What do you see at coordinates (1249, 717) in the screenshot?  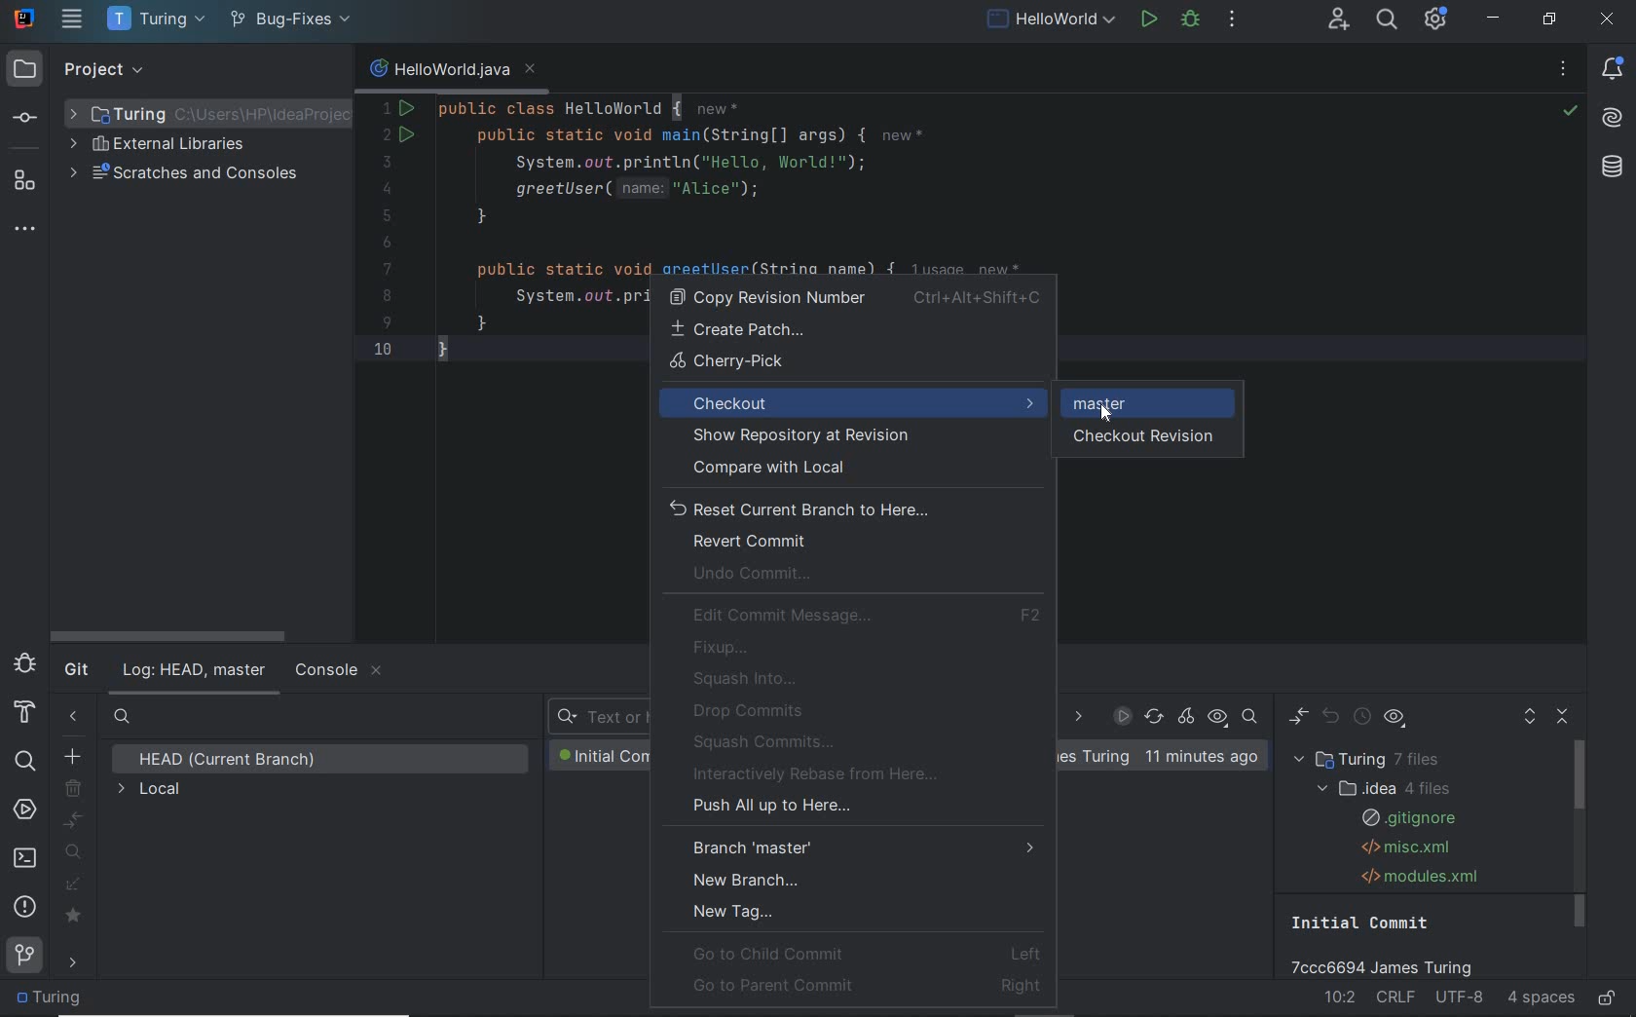 I see `go to hash/branch` at bounding box center [1249, 717].